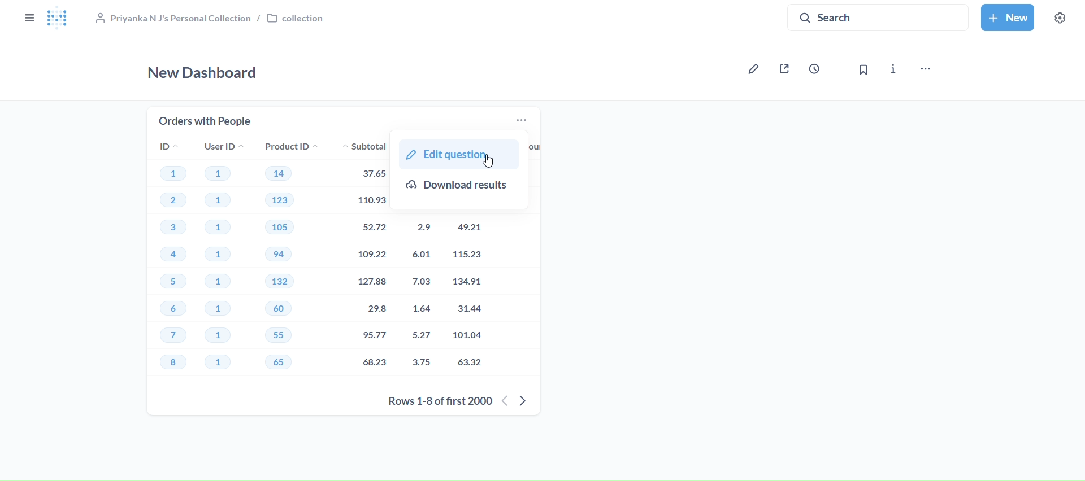 The width and height of the screenshot is (1085, 481). What do you see at coordinates (209, 17) in the screenshot?
I see `collection` at bounding box center [209, 17].